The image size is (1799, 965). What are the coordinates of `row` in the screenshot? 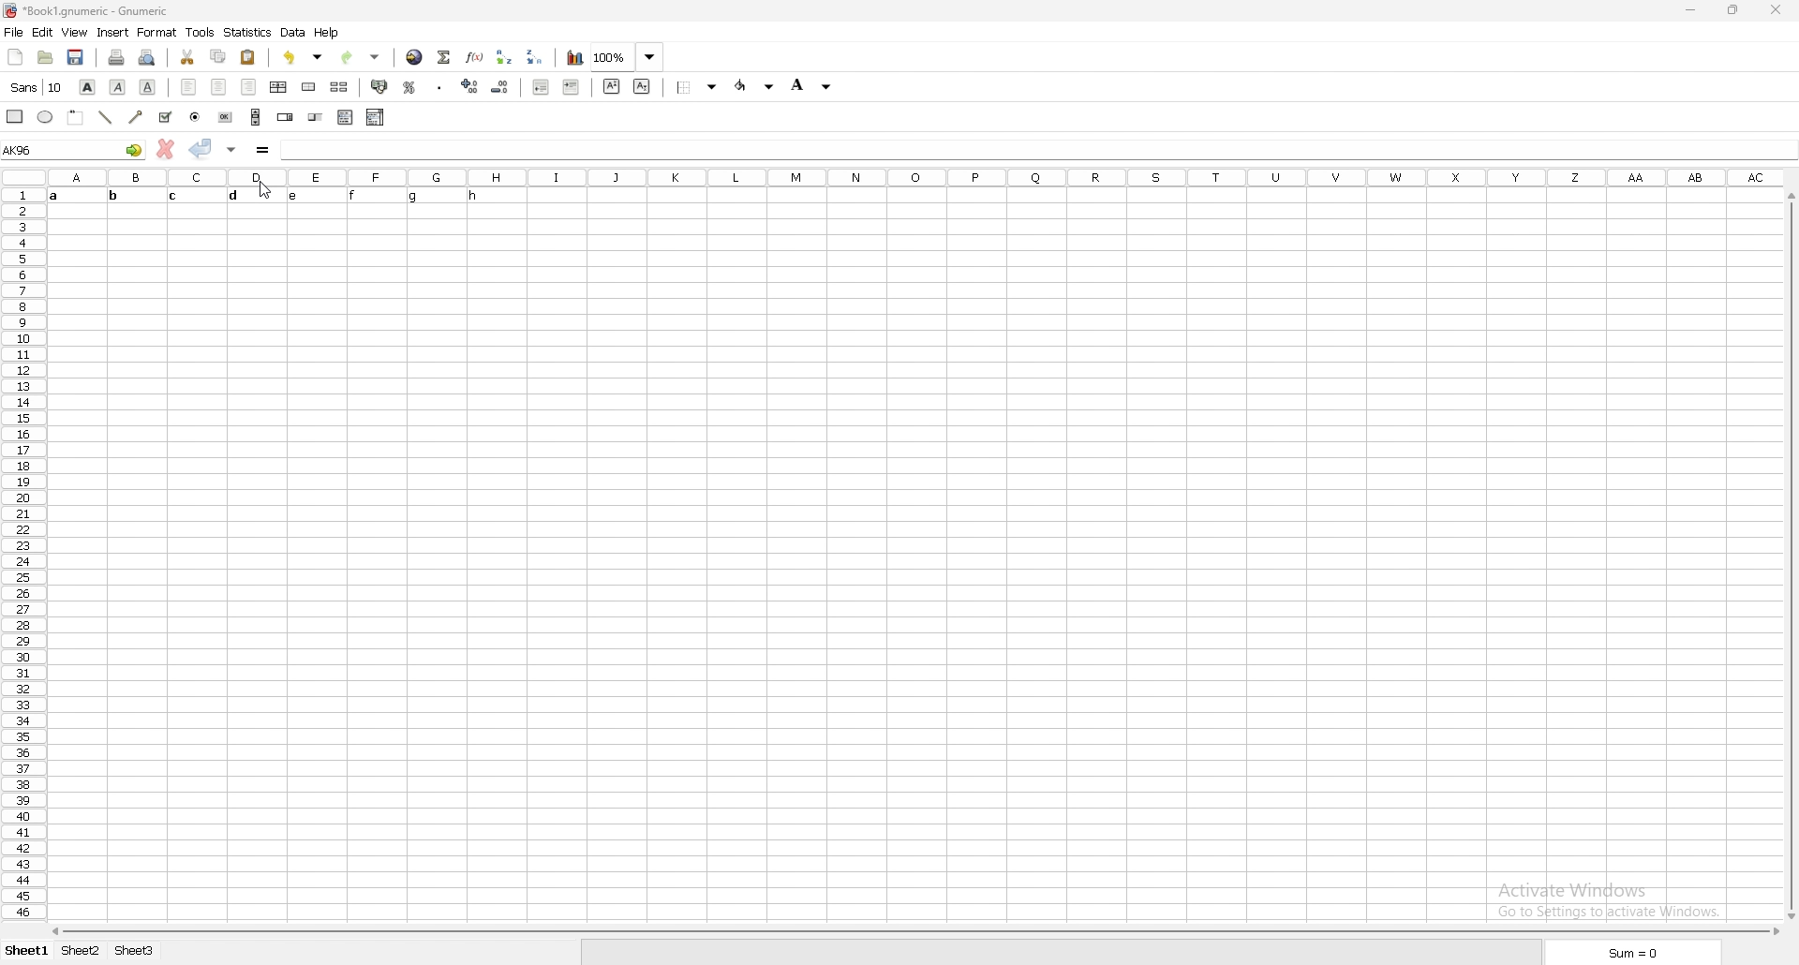 It's located at (23, 556).